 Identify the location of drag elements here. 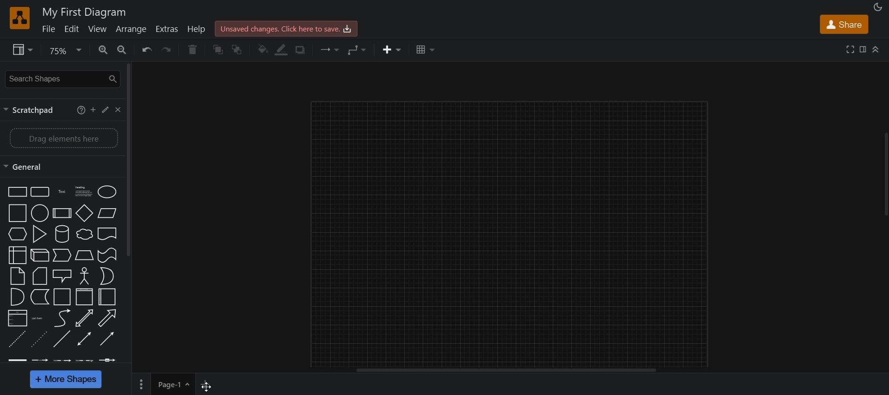
(61, 137).